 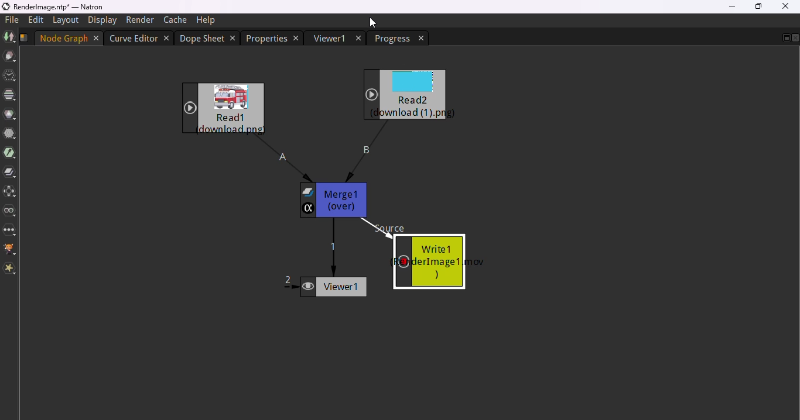 I want to click on close tab, so click(x=97, y=38).